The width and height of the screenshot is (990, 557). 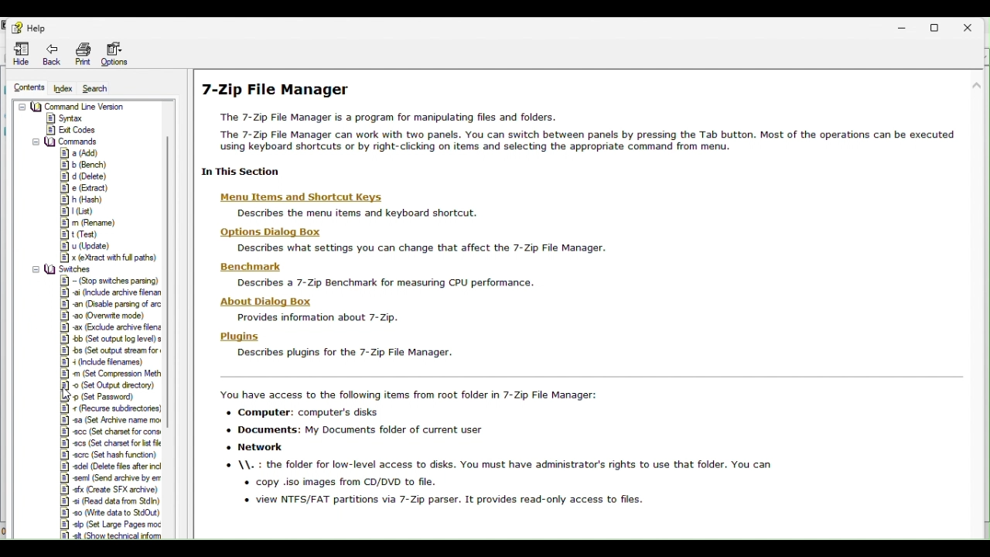 What do you see at coordinates (109, 456) in the screenshot?
I see `That has function` at bounding box center [109, 456].